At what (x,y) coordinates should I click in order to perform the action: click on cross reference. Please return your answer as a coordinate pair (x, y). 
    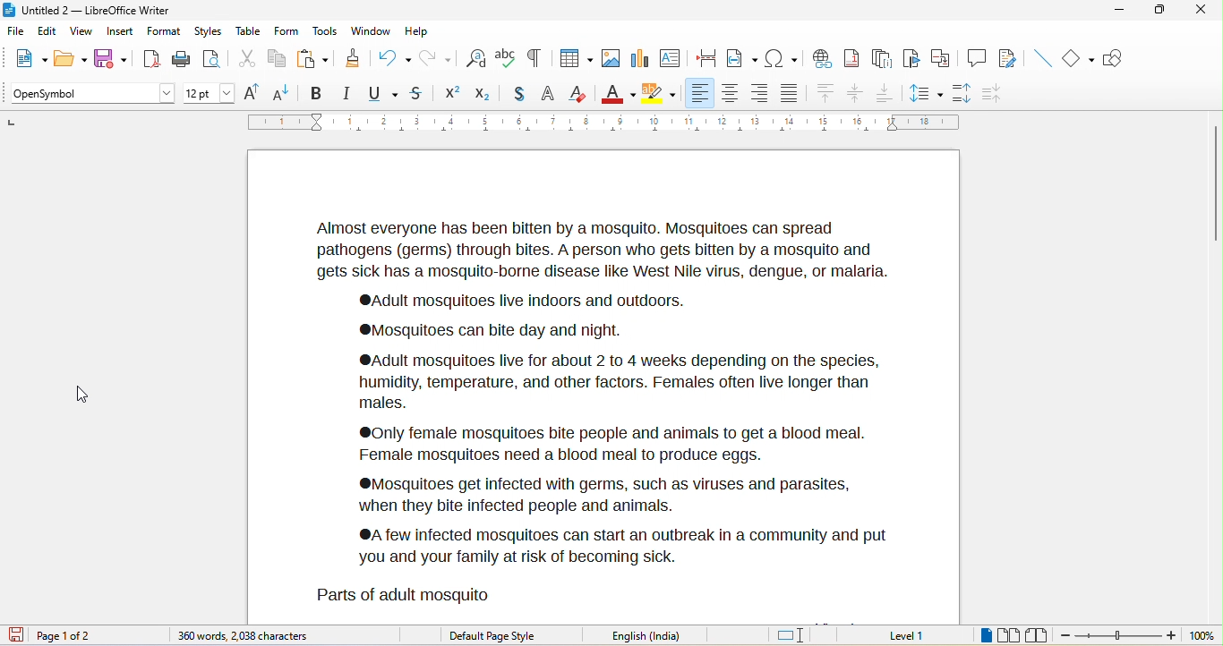
    Looking at the image, I should click on (941, 58).